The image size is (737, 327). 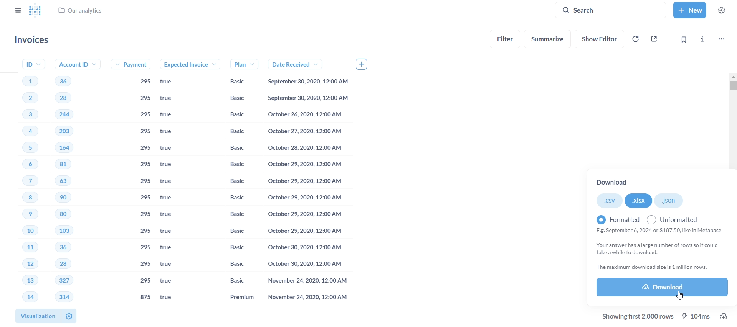 I want to click on Basic, so click(x=234, y=98).